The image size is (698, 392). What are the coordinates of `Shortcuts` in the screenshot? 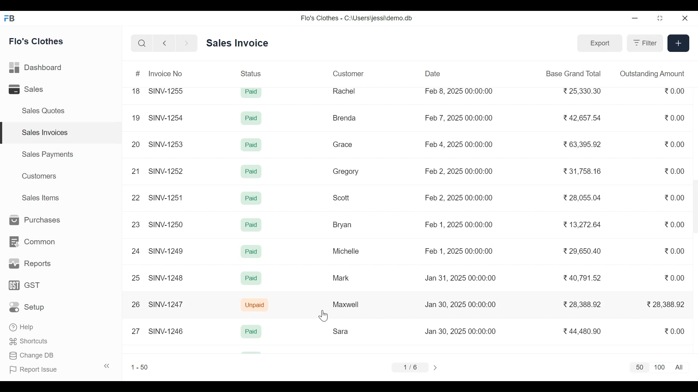 It's located at (29, 343).